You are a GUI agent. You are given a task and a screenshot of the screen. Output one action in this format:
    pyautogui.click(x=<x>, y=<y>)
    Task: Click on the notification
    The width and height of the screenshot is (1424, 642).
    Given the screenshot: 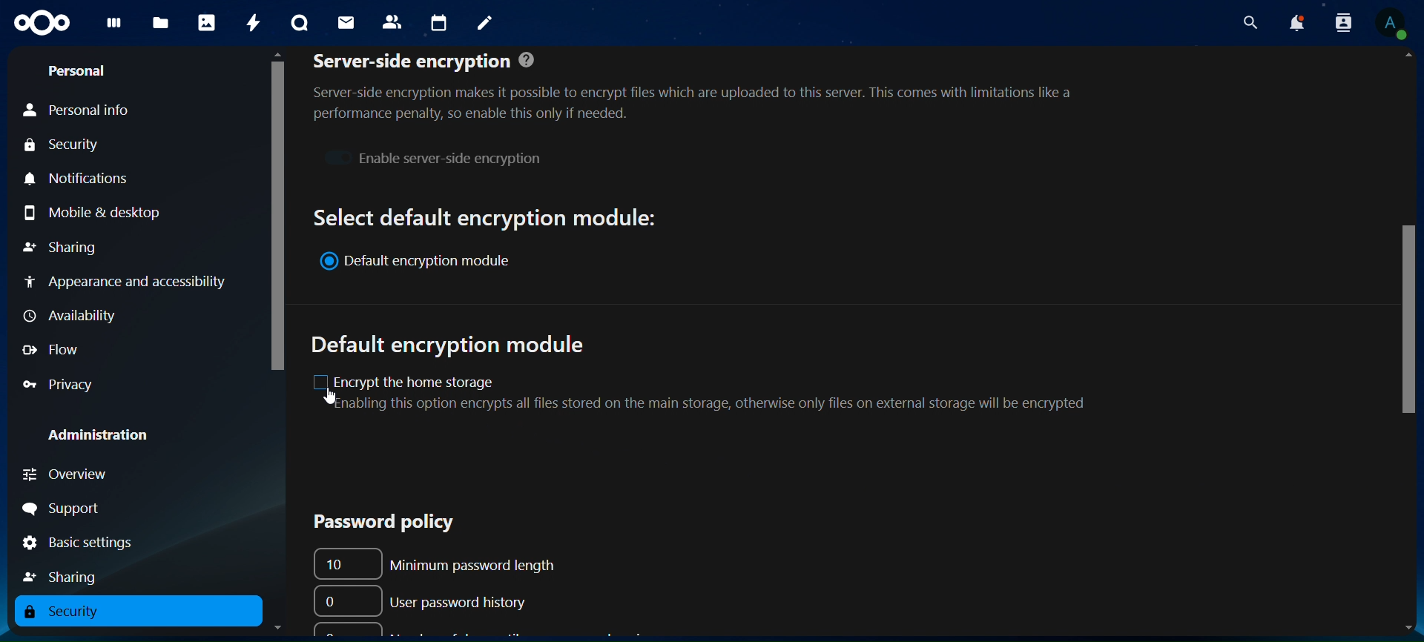 What is the action you would take?
    pyautogui.click(x=1296, y=24)
    